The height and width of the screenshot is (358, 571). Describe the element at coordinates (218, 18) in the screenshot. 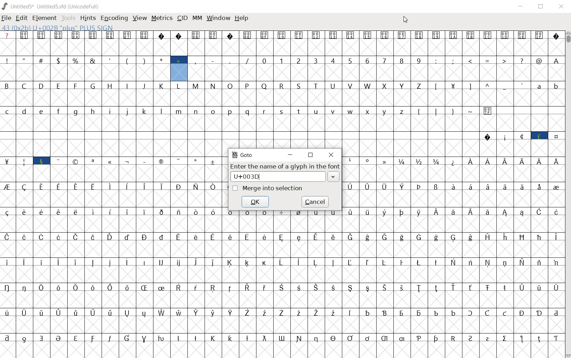

I see `window` at that location.